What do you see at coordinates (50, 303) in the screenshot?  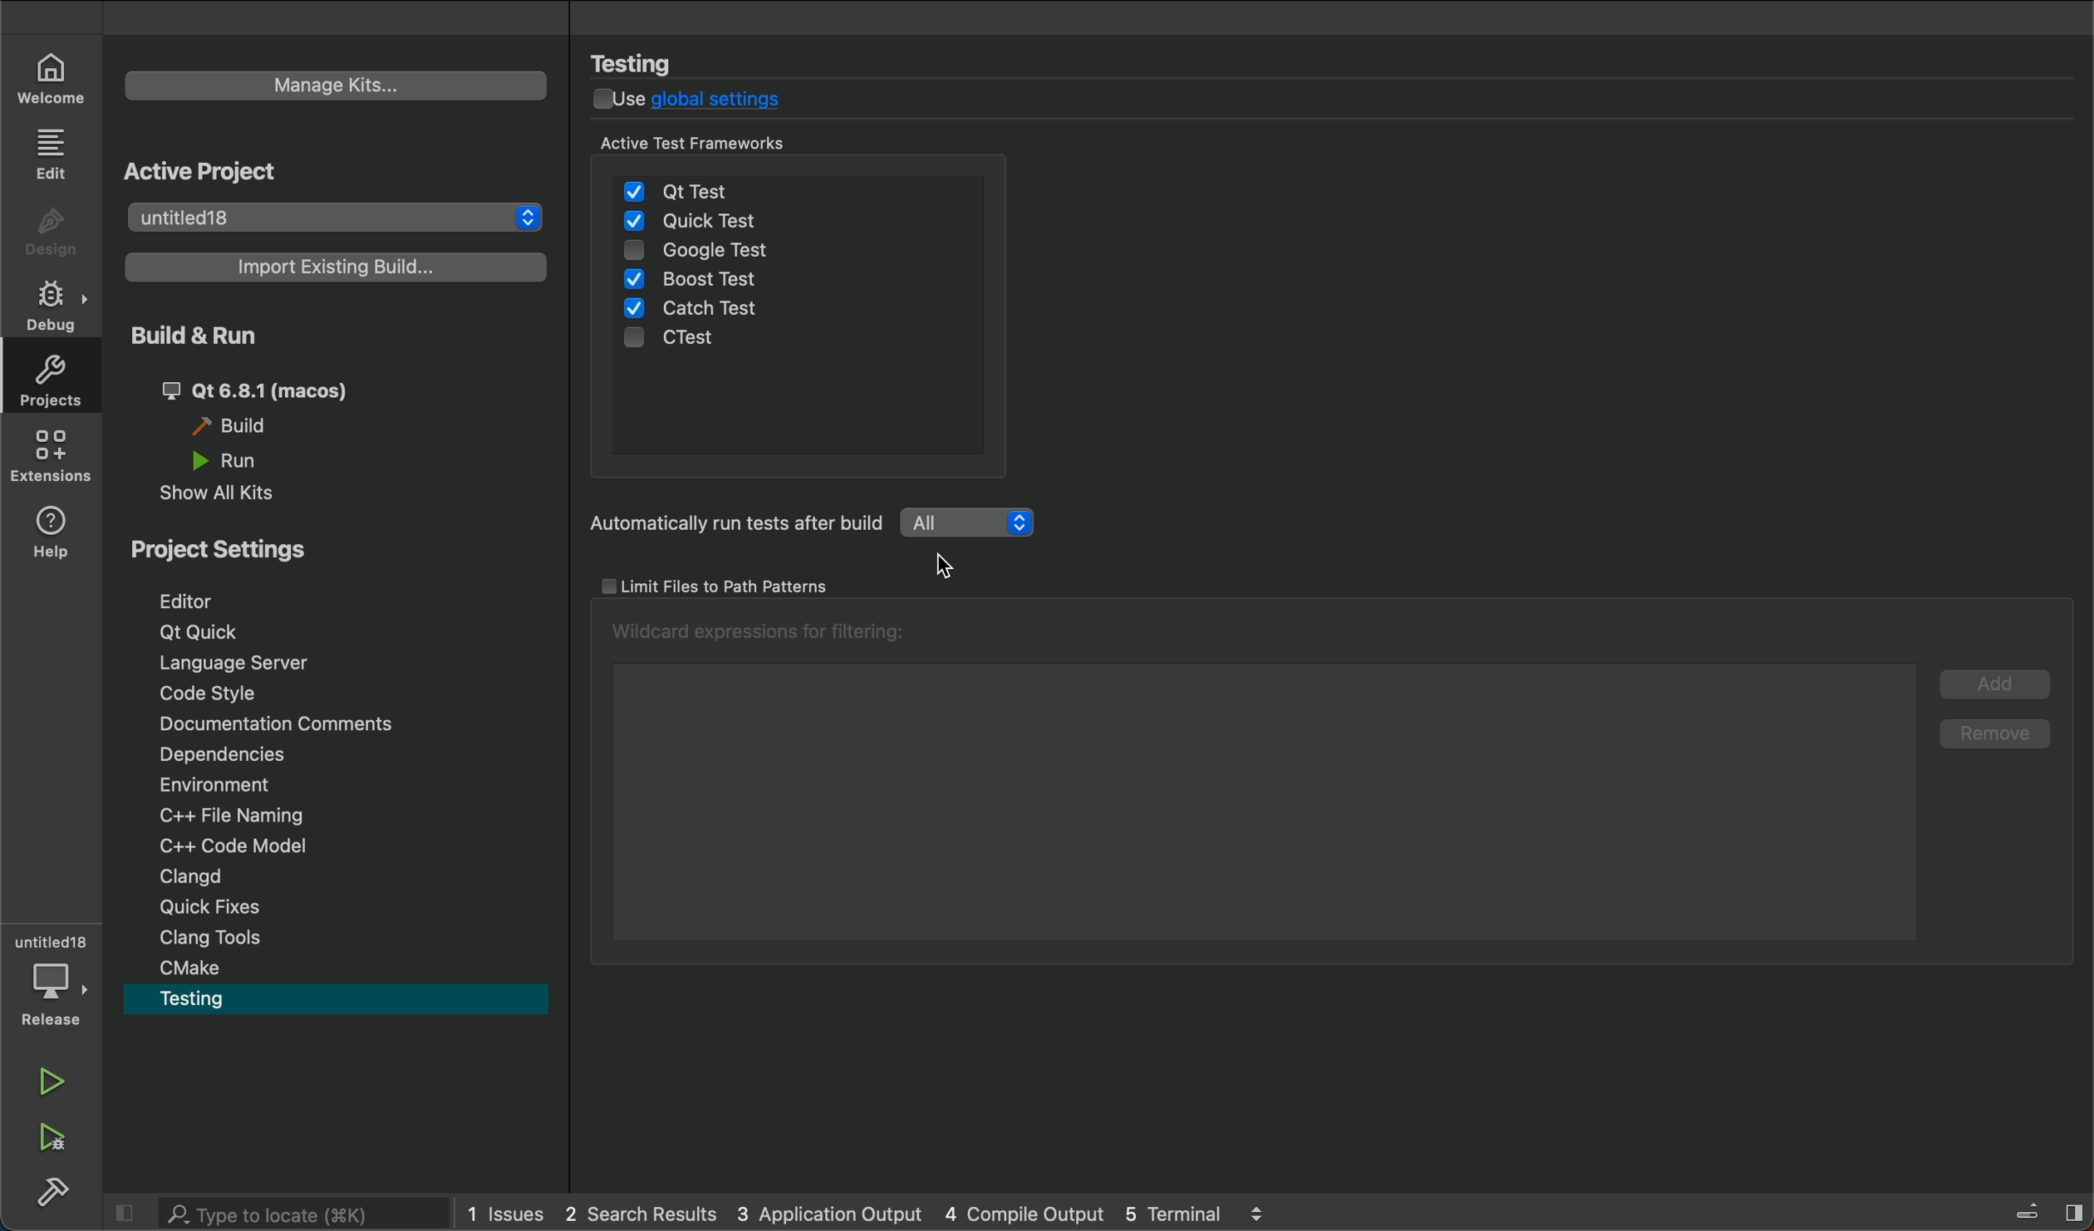 I see `debug` at bounding box center [50, 303].